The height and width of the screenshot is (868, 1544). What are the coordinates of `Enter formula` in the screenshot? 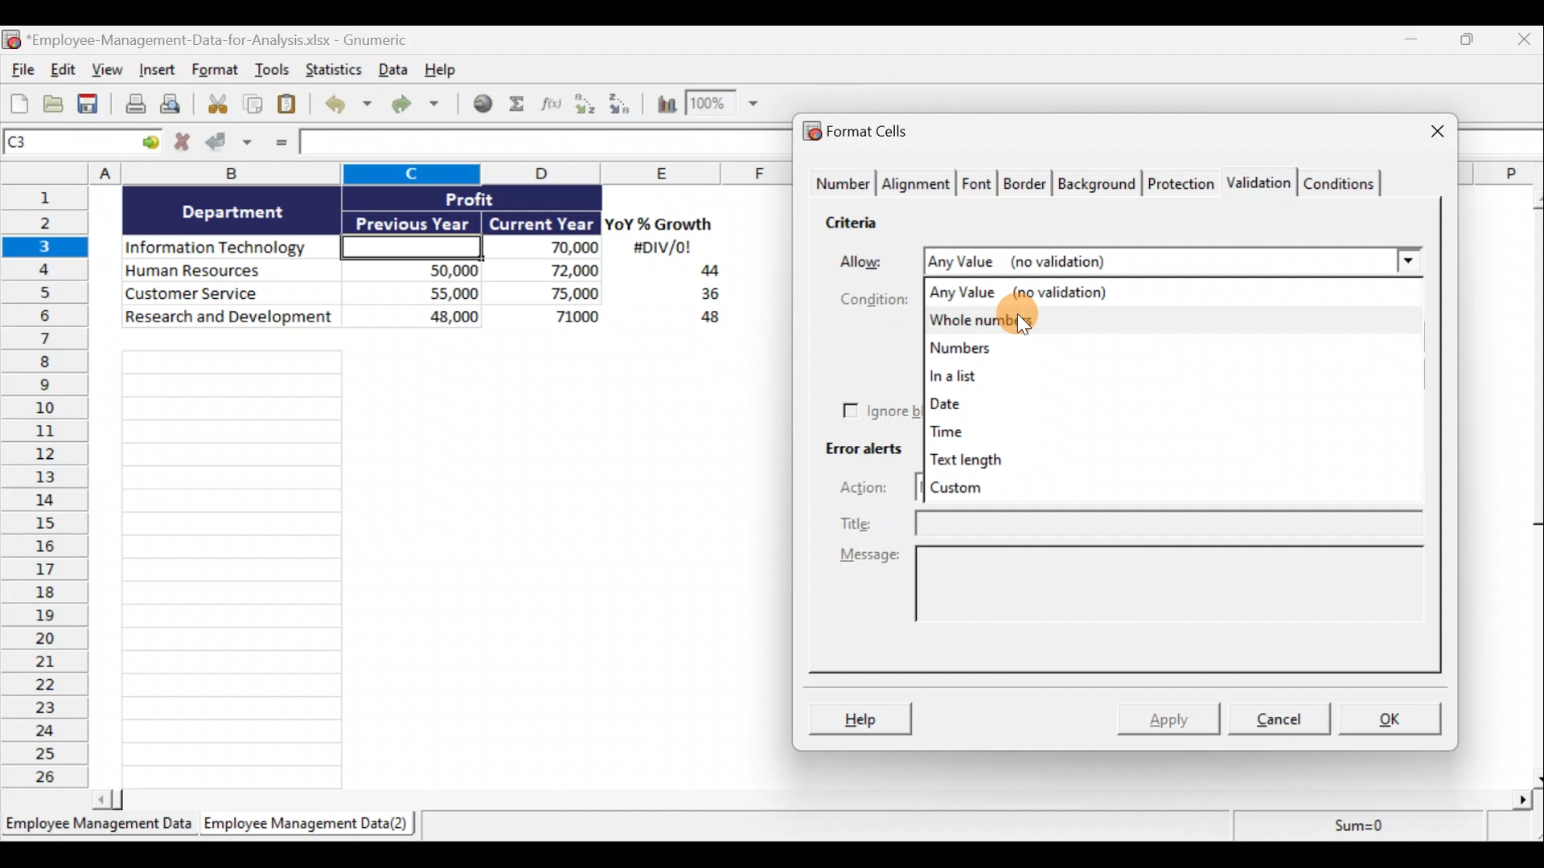 It's located at (278, 145).